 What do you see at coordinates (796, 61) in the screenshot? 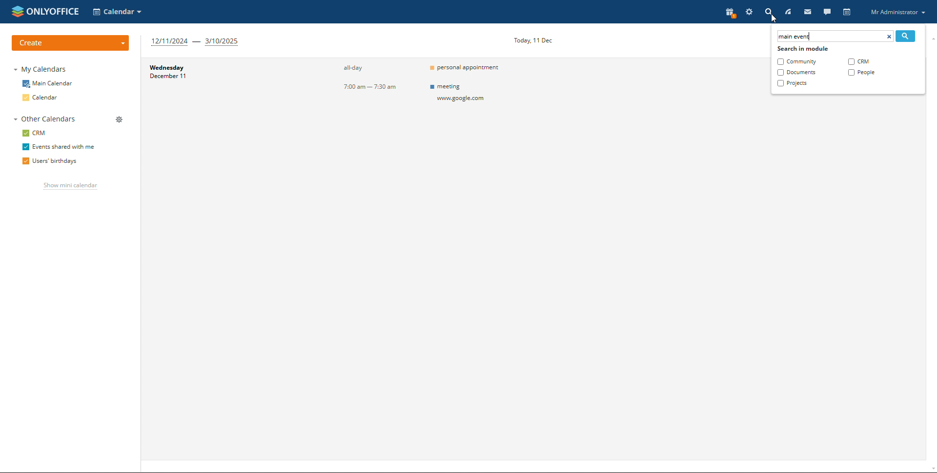
I see `community` at bounding box center [796, 61].